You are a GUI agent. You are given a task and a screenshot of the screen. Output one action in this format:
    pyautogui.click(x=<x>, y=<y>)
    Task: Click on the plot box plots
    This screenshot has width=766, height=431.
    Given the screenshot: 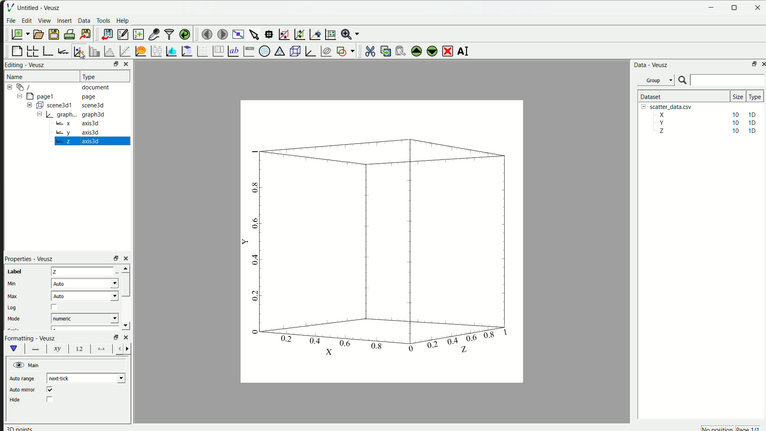 What is the action you would take?
    pyautogui.click(x=154, y=51)
    